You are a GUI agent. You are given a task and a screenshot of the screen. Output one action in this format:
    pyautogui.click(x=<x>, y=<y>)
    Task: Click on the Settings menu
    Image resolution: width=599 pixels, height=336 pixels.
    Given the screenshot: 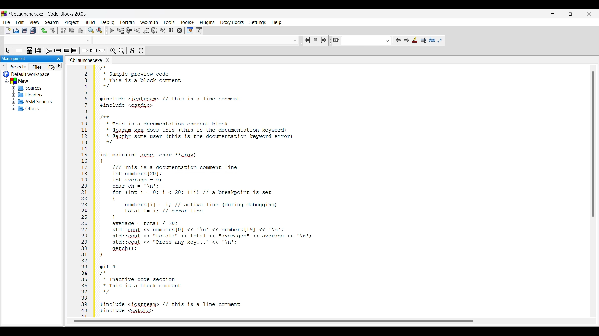 What is the action you would take?
    pyautogui.click(x=257, y=22)
    